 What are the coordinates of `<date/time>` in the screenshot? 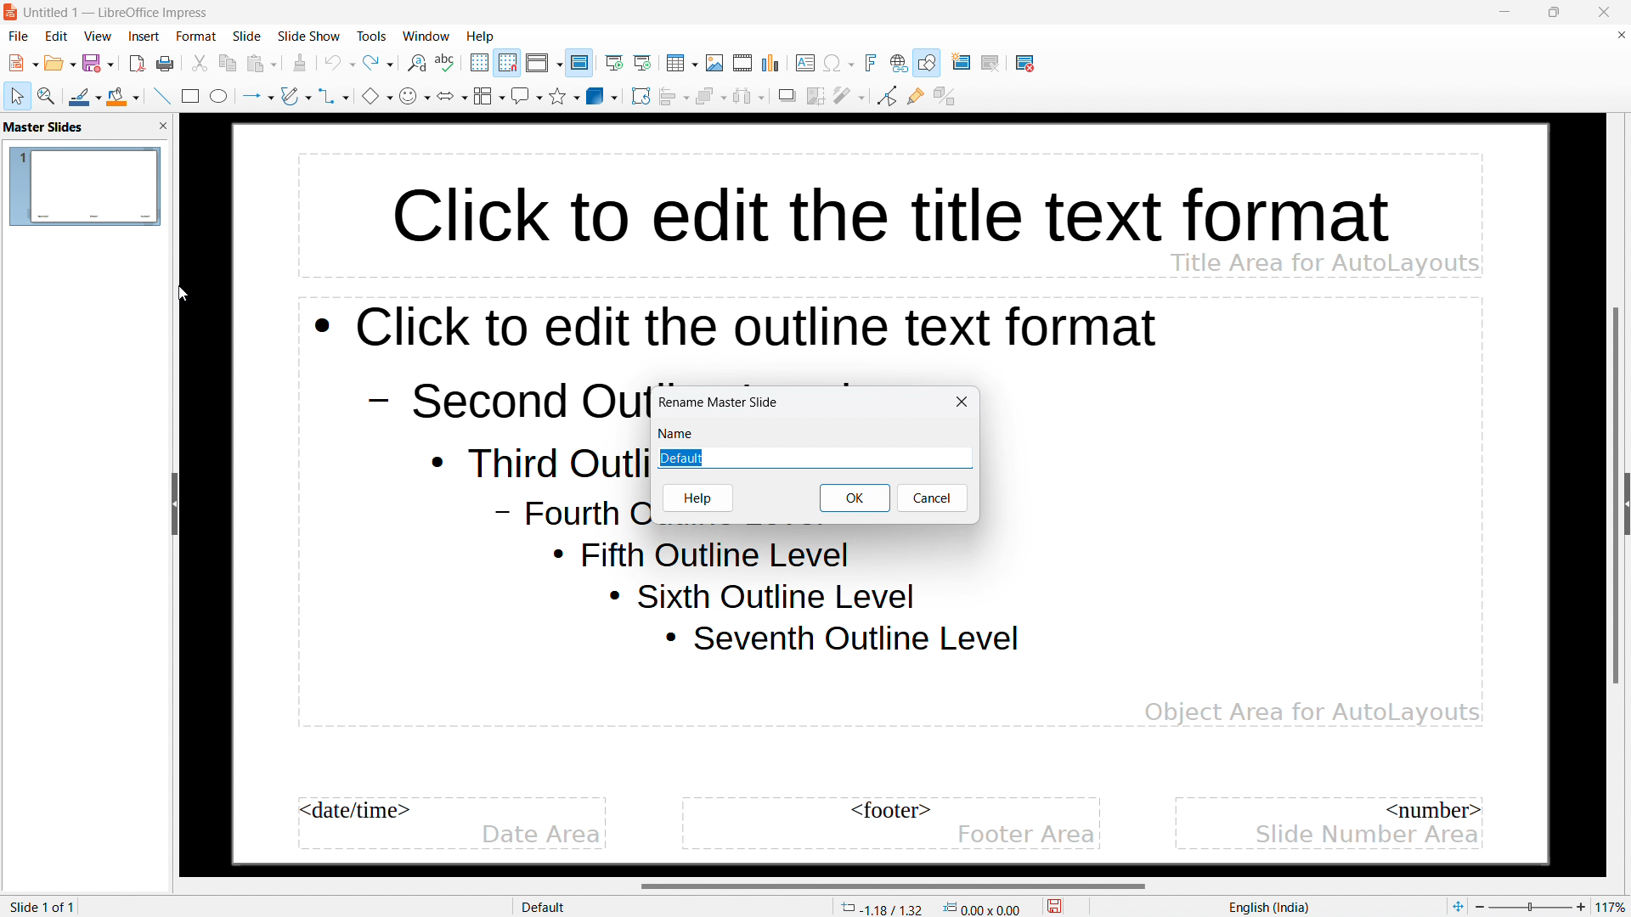 It's located at (358, 811).